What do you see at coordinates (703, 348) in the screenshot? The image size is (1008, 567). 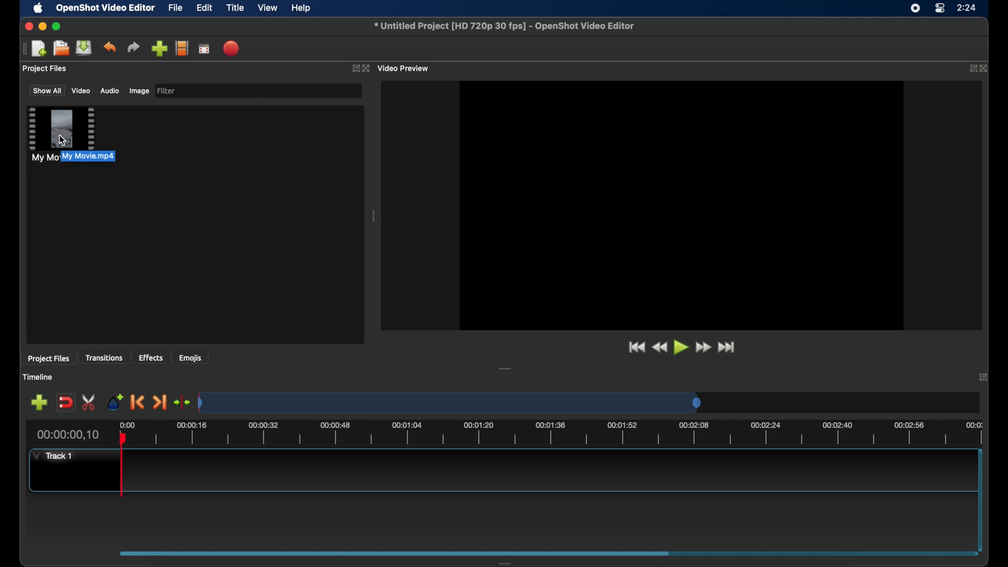 I see `fast for` at bounding box center [703, 348].